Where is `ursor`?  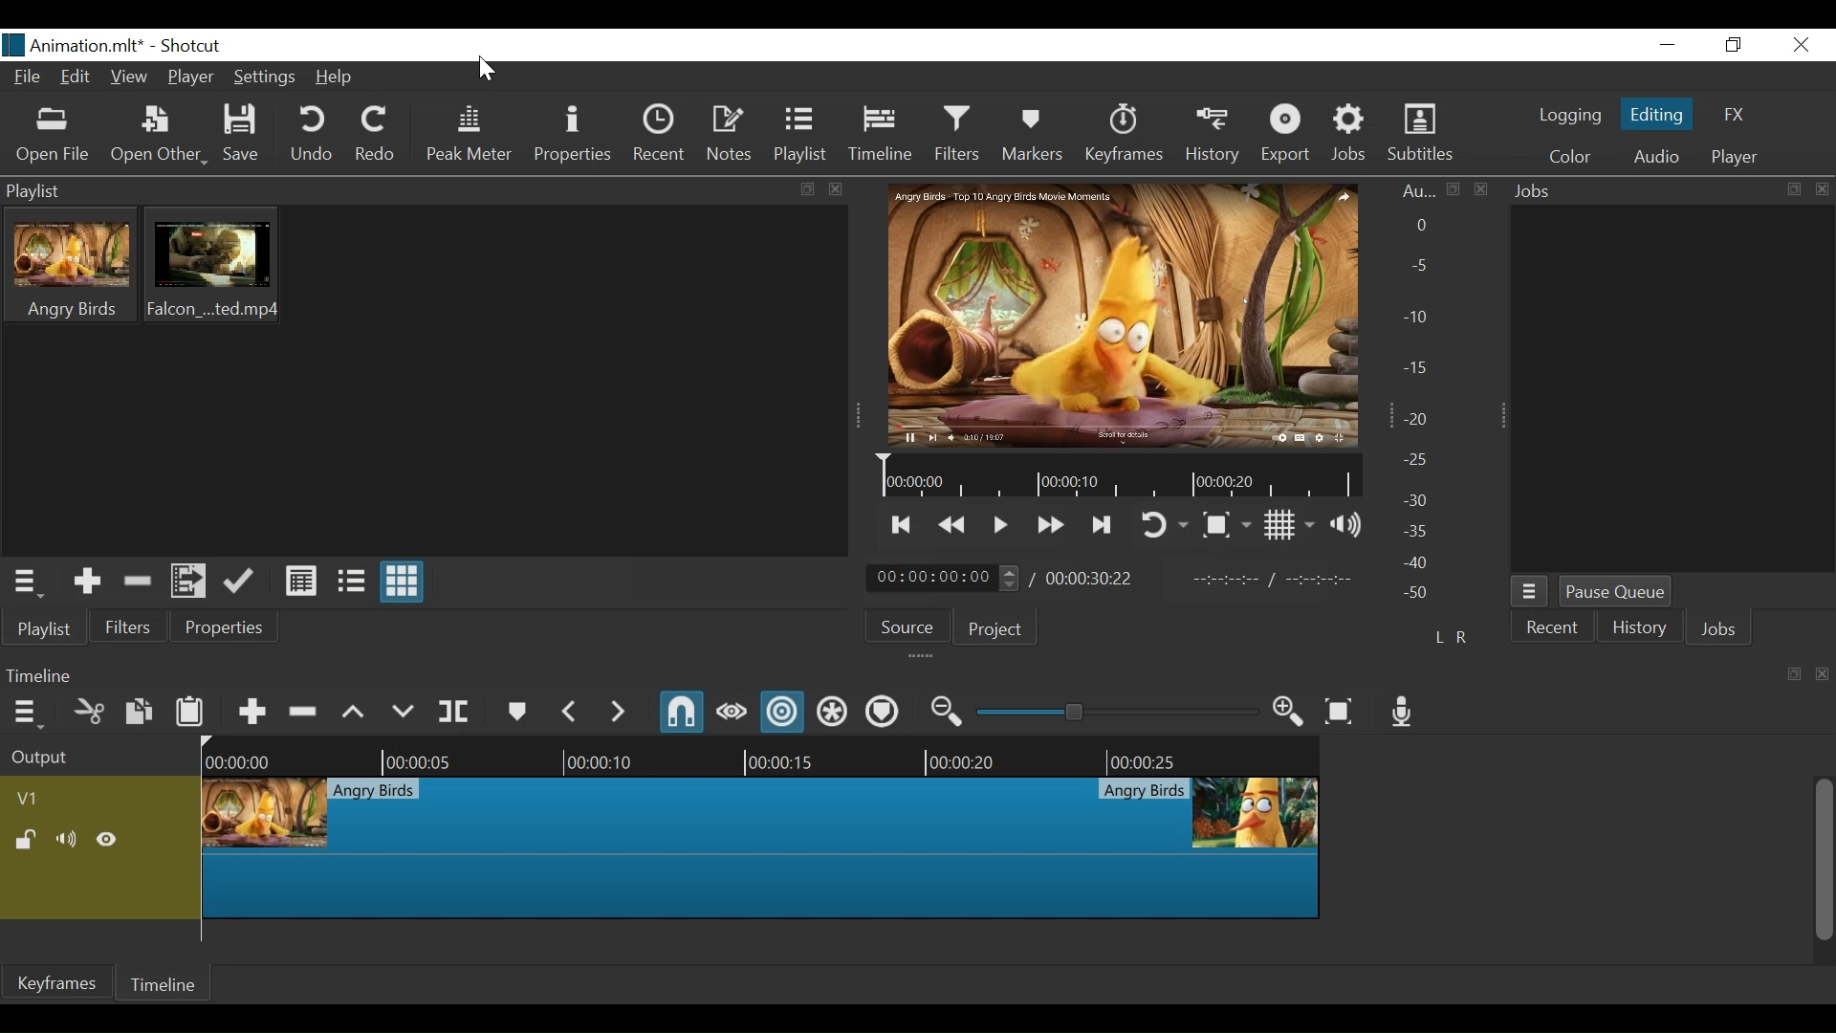 ursor is located at coordinates (485, 70).